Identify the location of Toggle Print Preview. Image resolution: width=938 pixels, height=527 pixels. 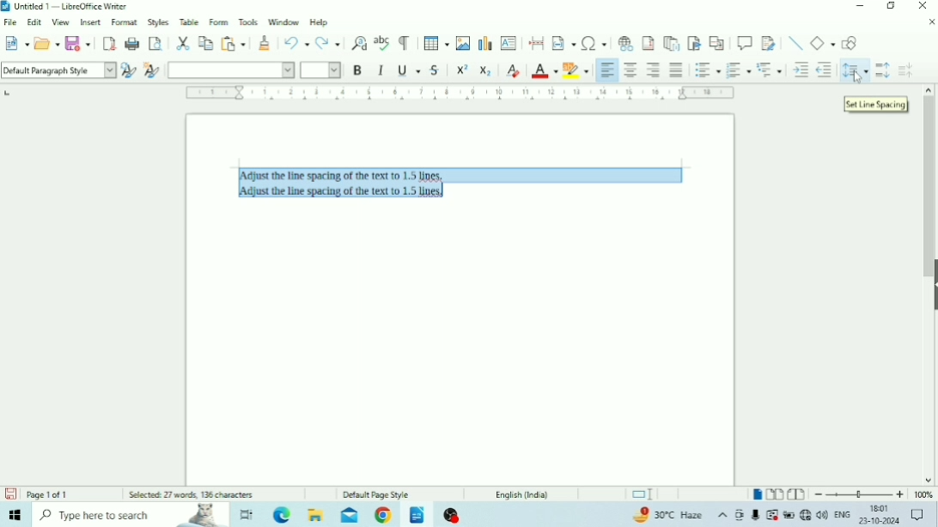
(157, 43).